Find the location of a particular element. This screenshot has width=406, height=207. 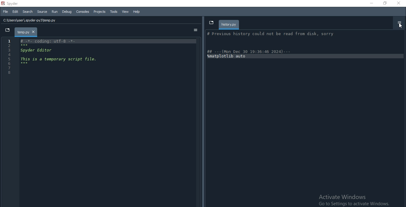

Search is located at coordinates (28, 12).